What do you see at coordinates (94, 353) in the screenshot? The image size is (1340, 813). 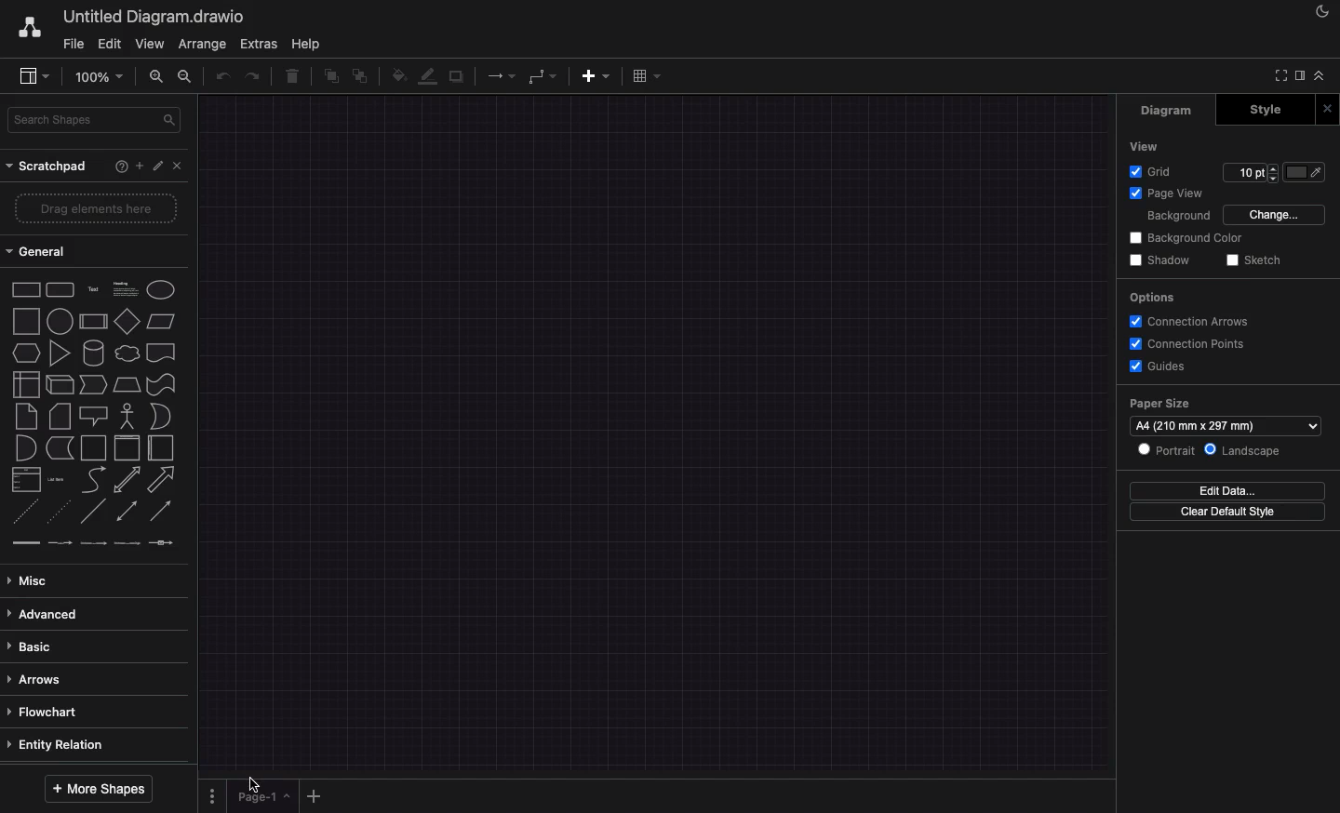 I see `cylinder` at bounding box center [94, 353].